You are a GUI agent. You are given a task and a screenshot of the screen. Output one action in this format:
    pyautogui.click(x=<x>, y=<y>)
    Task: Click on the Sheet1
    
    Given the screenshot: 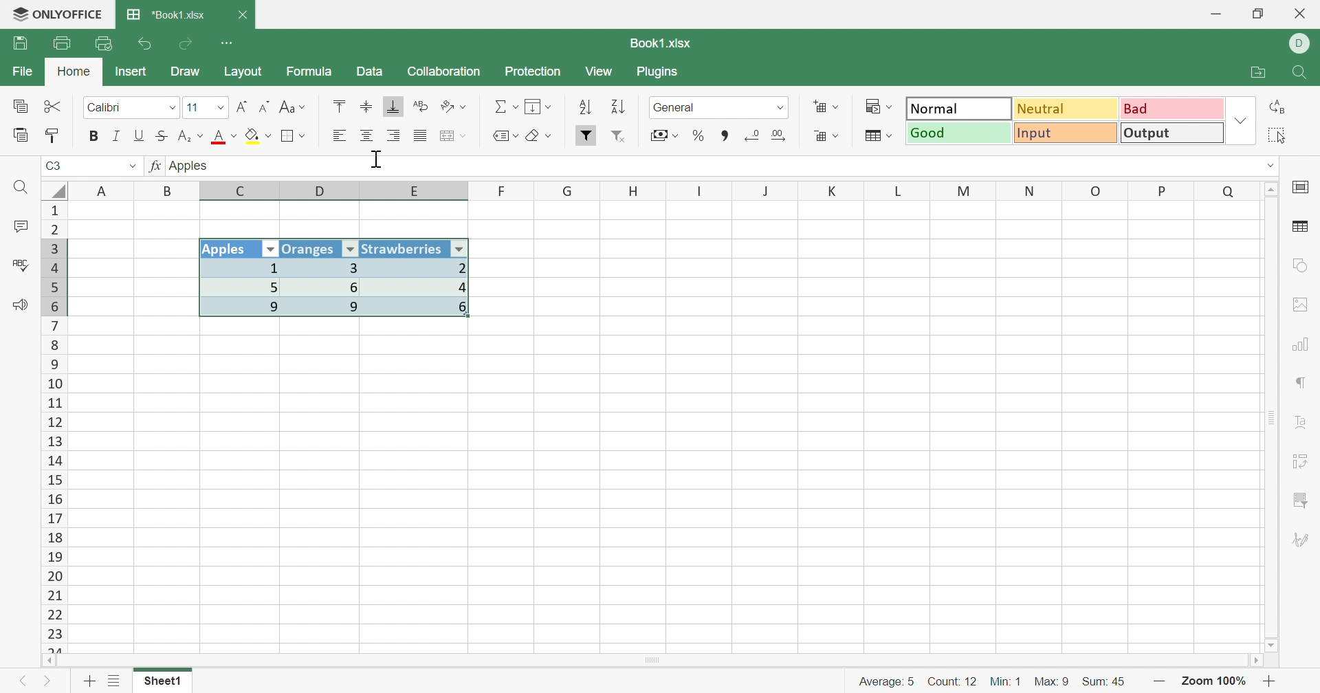 What is the action you would take?
    pyautogui.click(x=162, y=684)
    